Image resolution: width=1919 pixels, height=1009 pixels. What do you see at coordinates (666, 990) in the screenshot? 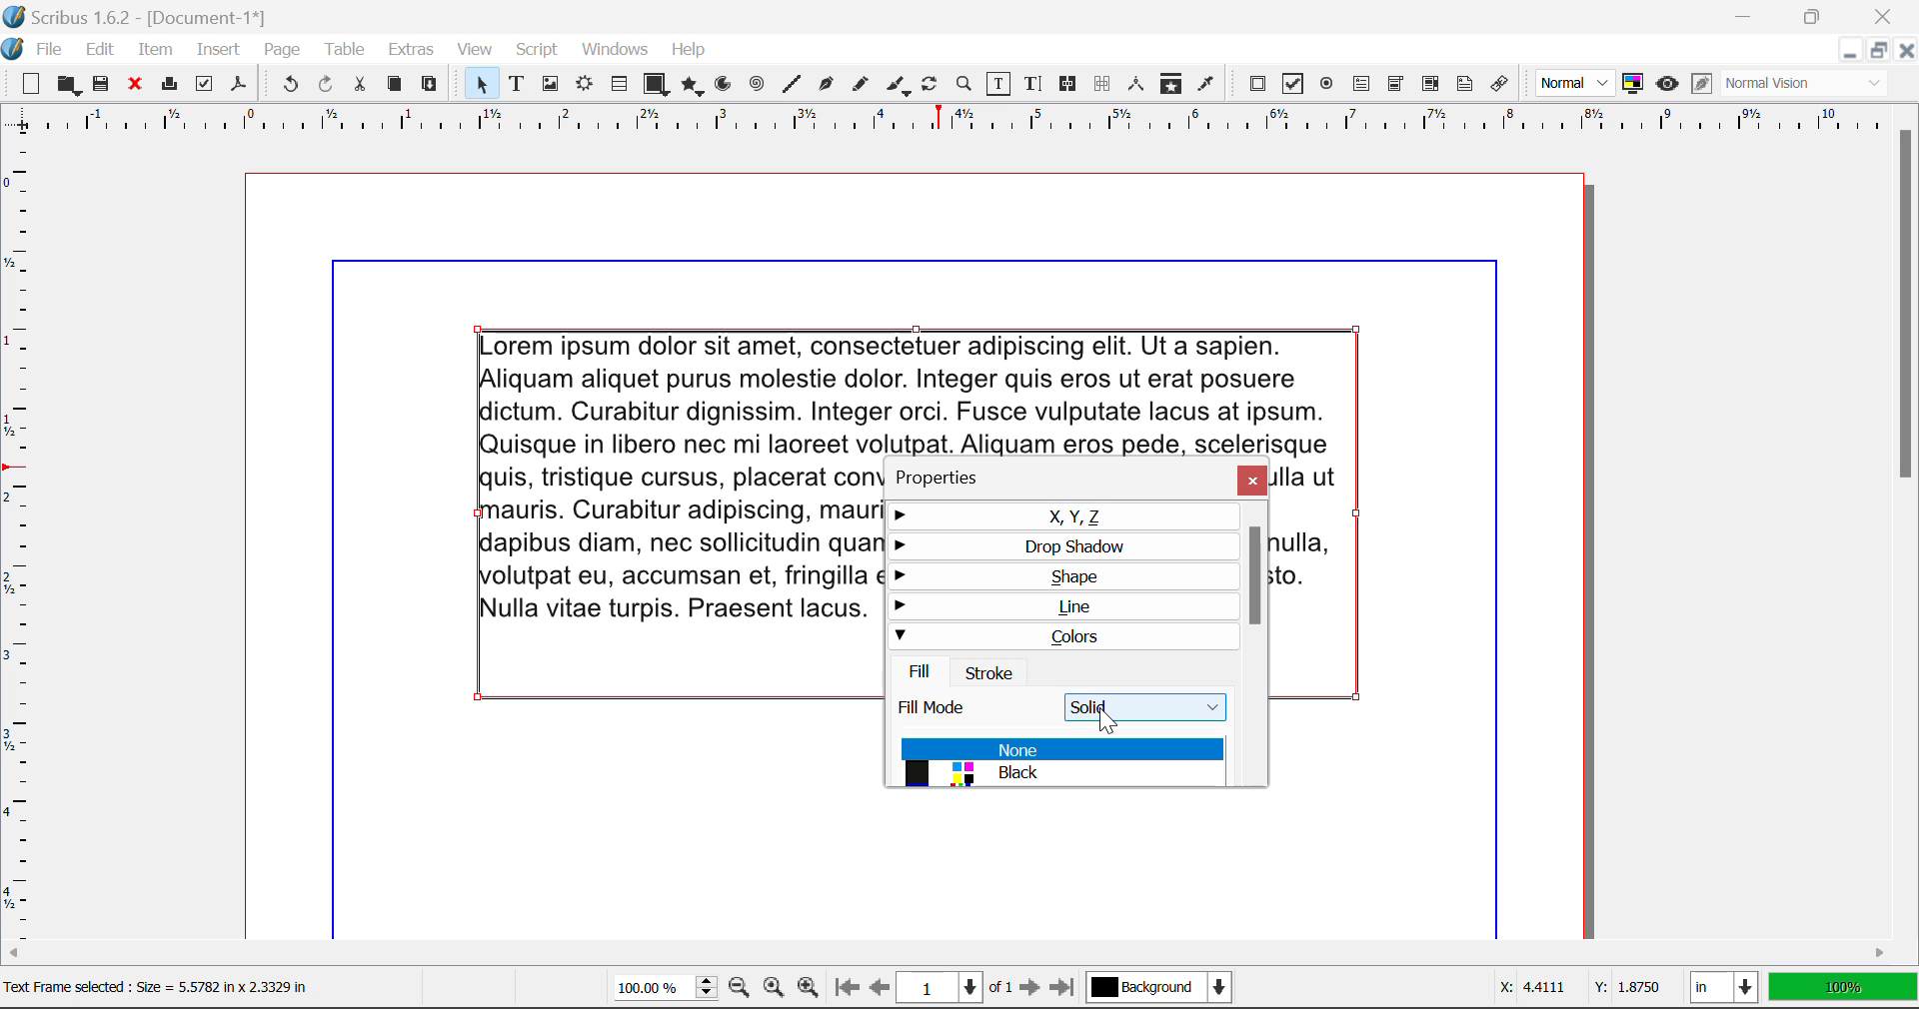
I see `Zoom 100%` at bounding box center [666, 990].